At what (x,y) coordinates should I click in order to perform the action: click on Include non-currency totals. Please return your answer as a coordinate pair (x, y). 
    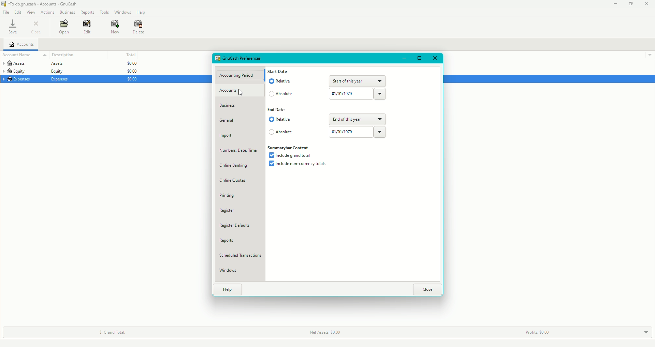
    Looking at the image, I should click on (299, 165).